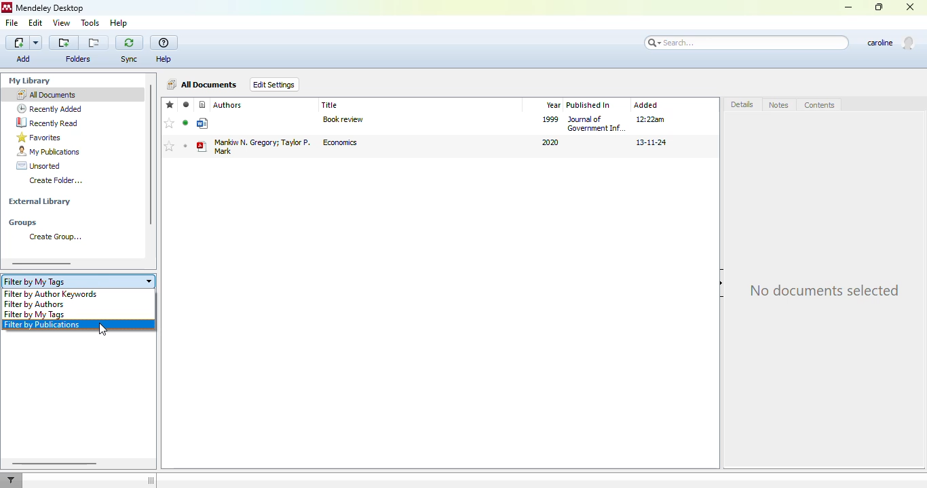 The height and width of the screenshot is (488, 927). I want to click on logo, so click(7, 7).